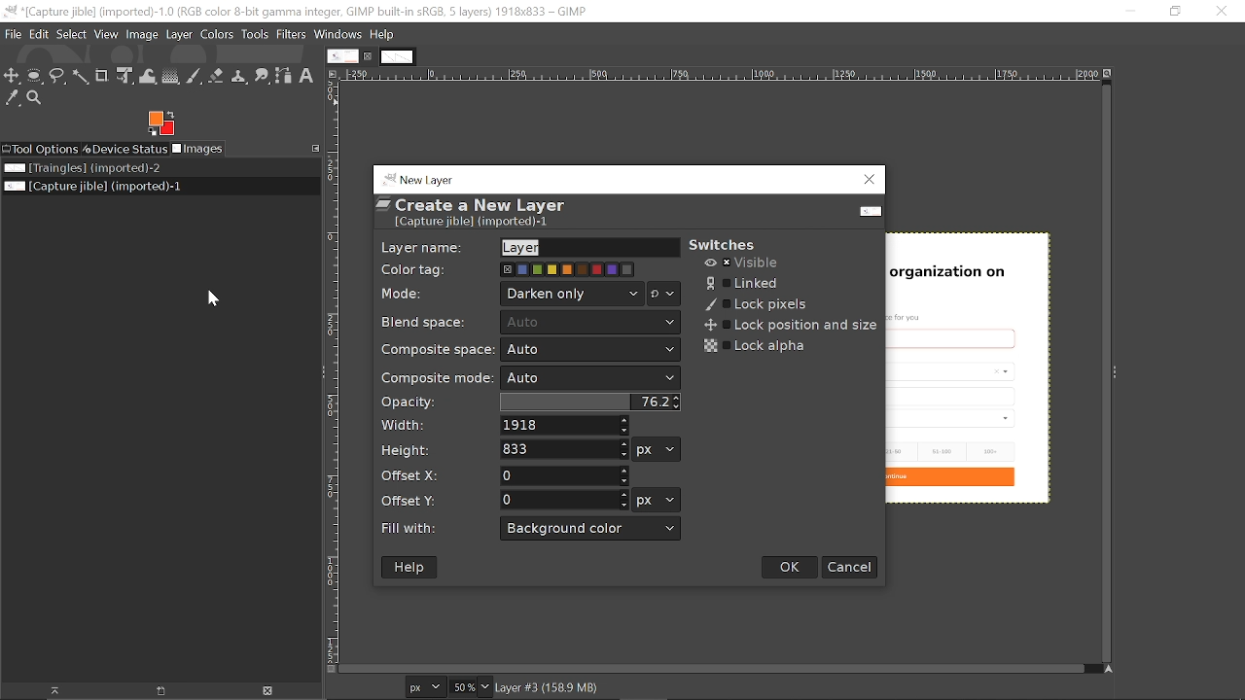 This screenshot has height=700, width=1245. Describe the element at coordinates (437, 378) in the screenshot. I see `‘Composite mode:` at that location.